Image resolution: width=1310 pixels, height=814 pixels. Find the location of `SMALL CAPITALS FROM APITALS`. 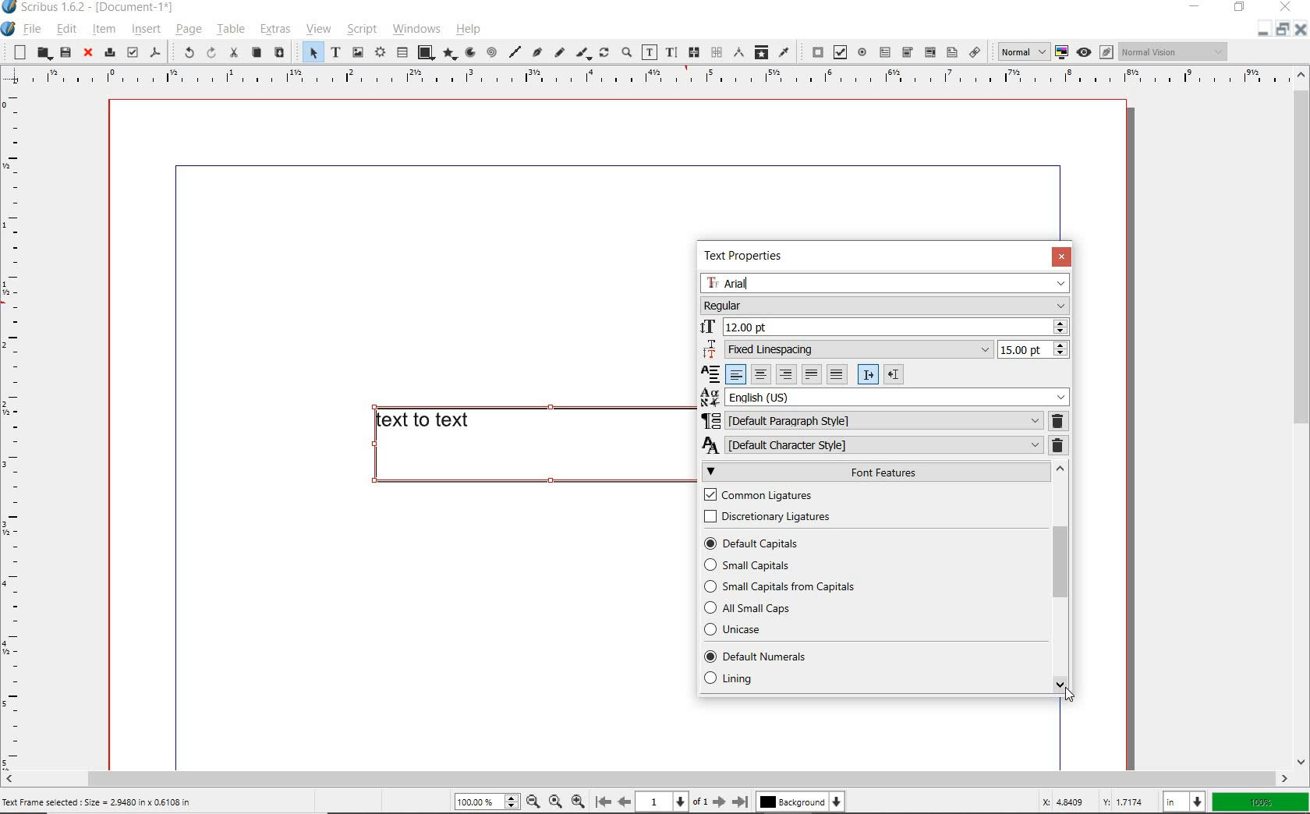

SMALL CAPITALS FROM APITALS is located at coordinates (782, 586).